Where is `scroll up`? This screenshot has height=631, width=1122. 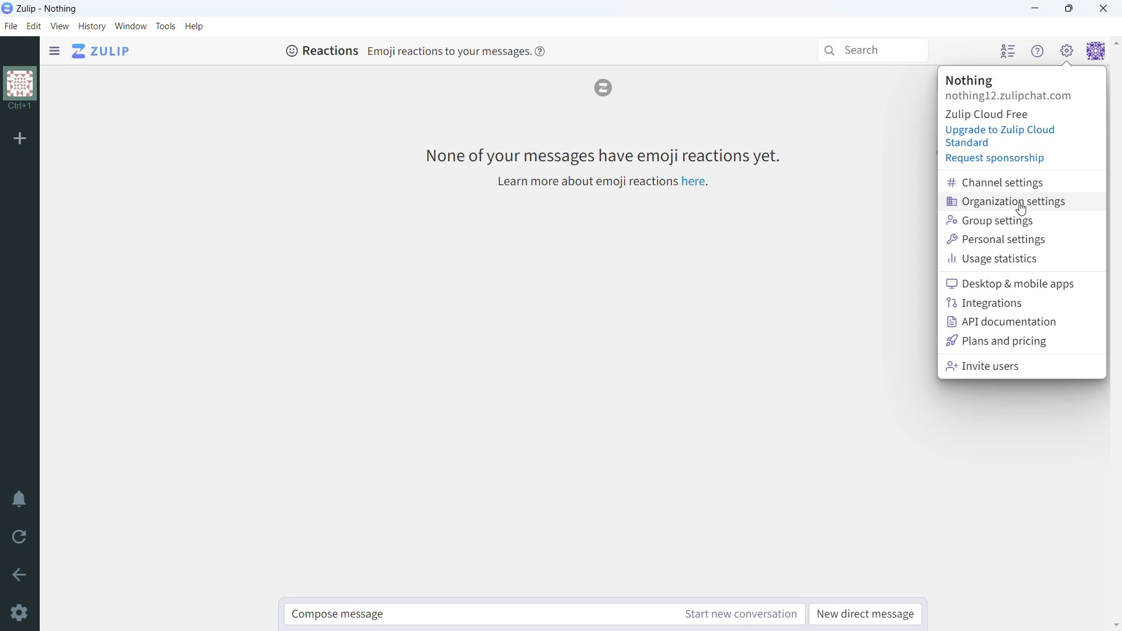
scroll up is located at coordinates (1115, 43).